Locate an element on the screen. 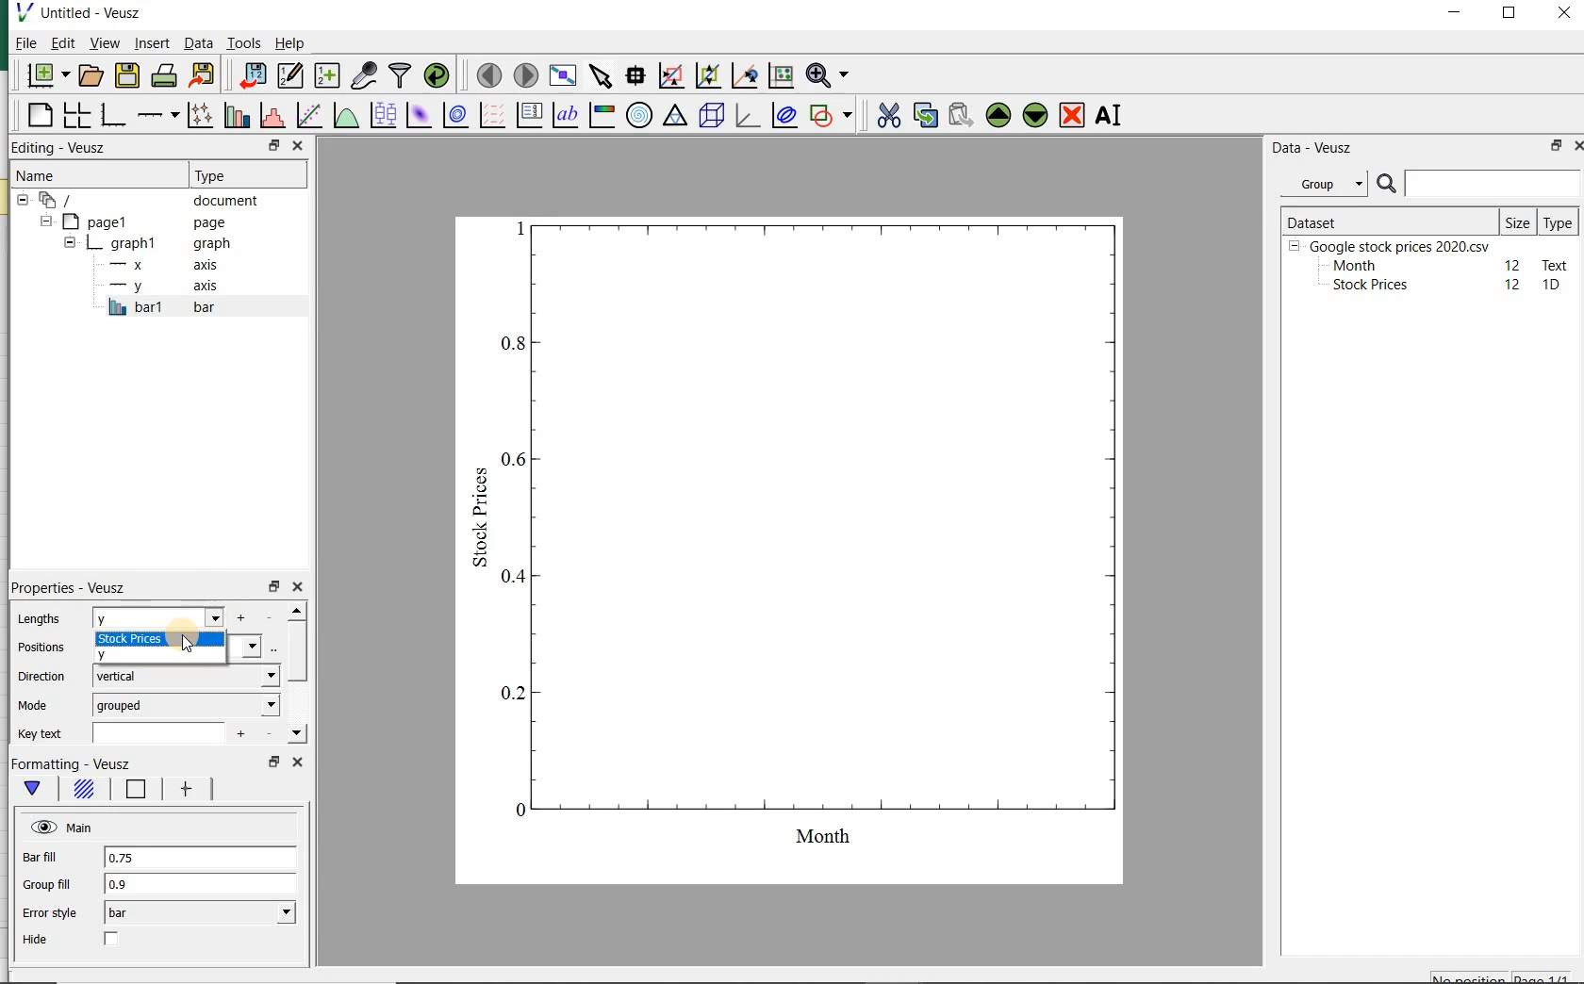 This screenshot has height=984, width=1584. plot a 2d dataset as an image is located at coordinates (417, 115).